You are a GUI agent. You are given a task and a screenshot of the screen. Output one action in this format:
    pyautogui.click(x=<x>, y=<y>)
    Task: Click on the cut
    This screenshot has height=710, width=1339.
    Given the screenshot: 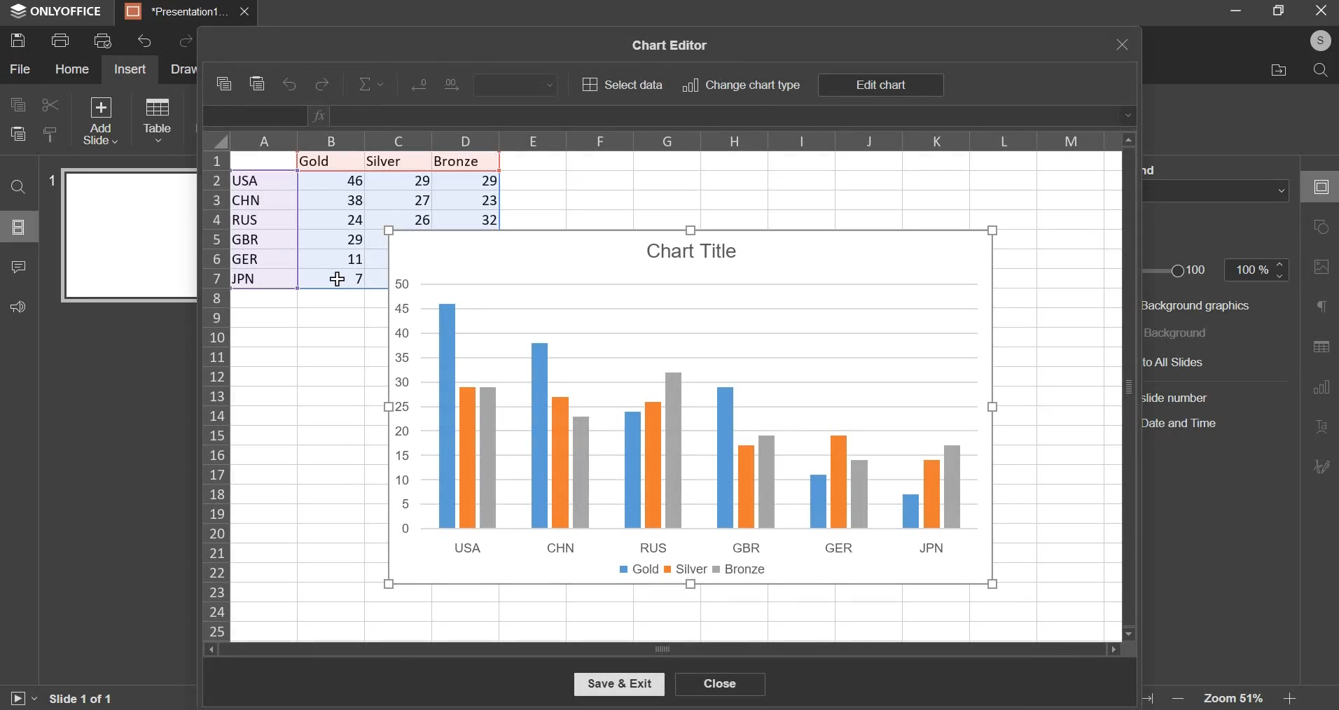 What is the action you would take?
    pyautogui.click(x=48, y=105)
    